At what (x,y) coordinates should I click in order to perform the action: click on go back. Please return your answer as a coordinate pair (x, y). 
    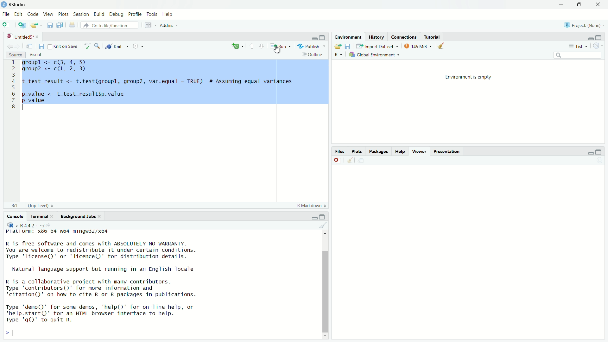
    Looking at the image, I should click on (12, 45).